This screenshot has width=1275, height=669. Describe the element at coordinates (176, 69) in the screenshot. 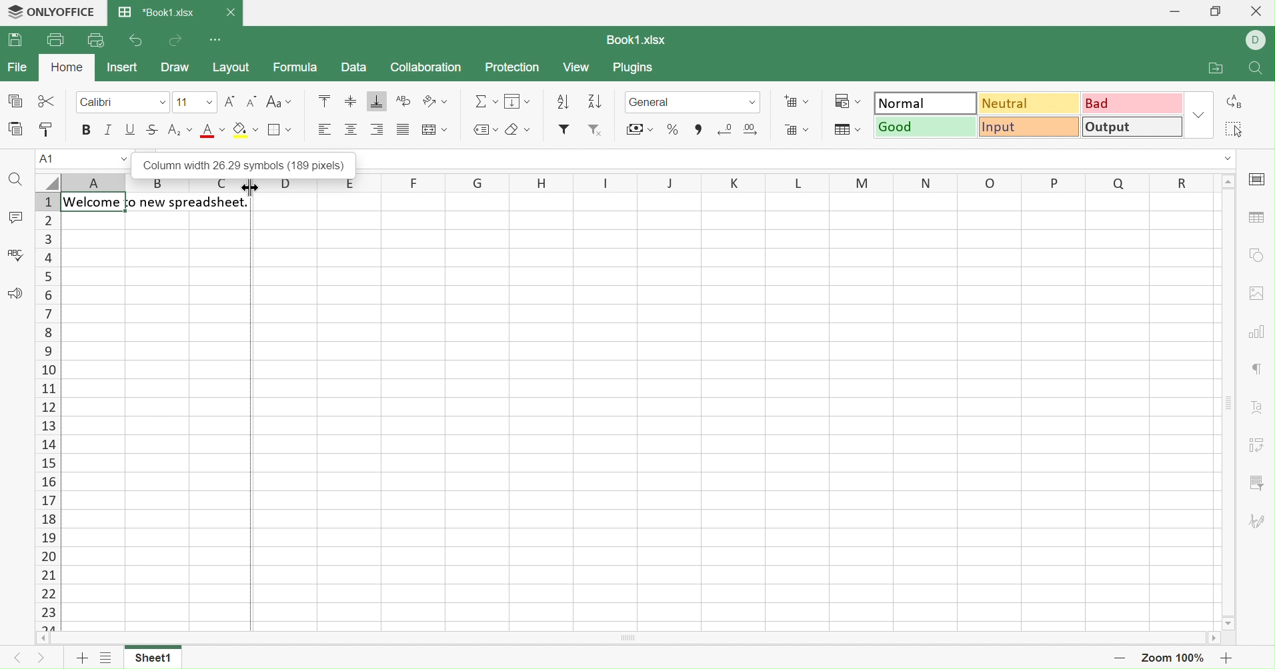

I see `Draw` at that location.